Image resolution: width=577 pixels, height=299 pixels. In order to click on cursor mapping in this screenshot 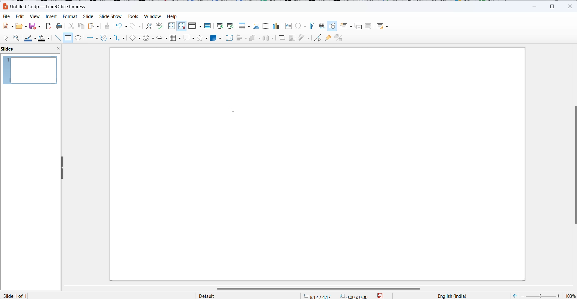, I will do `click(336, 296)`.